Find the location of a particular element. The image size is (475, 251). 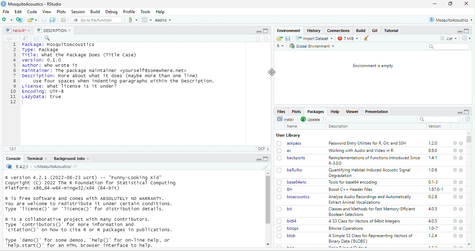

bit is located at coordinates (285, 209).